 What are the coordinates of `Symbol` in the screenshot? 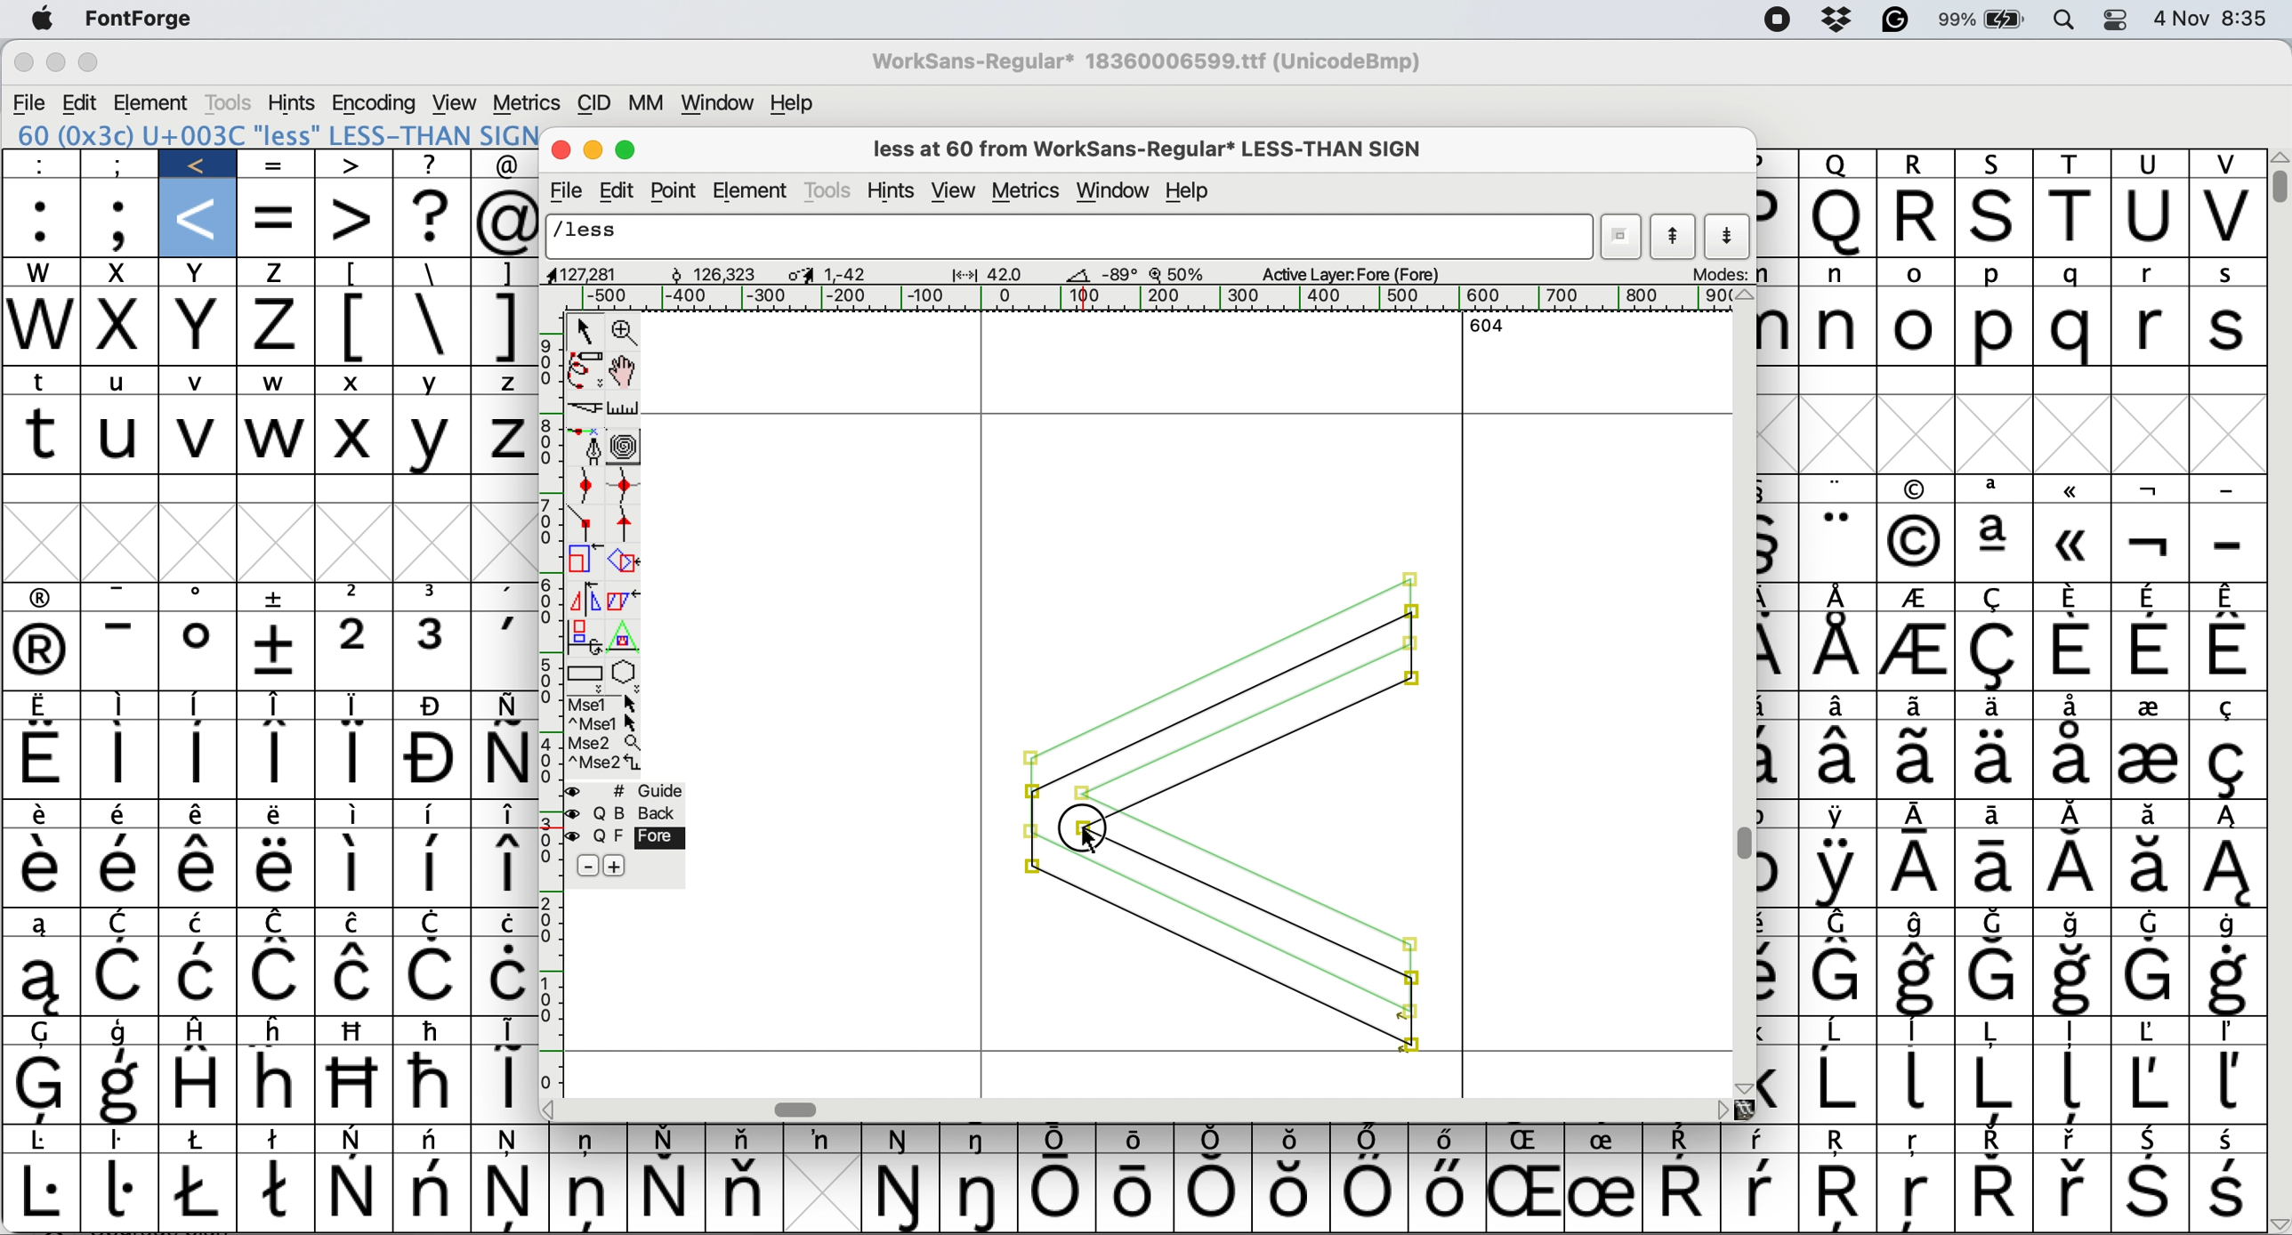 It's located at (2073, 815).